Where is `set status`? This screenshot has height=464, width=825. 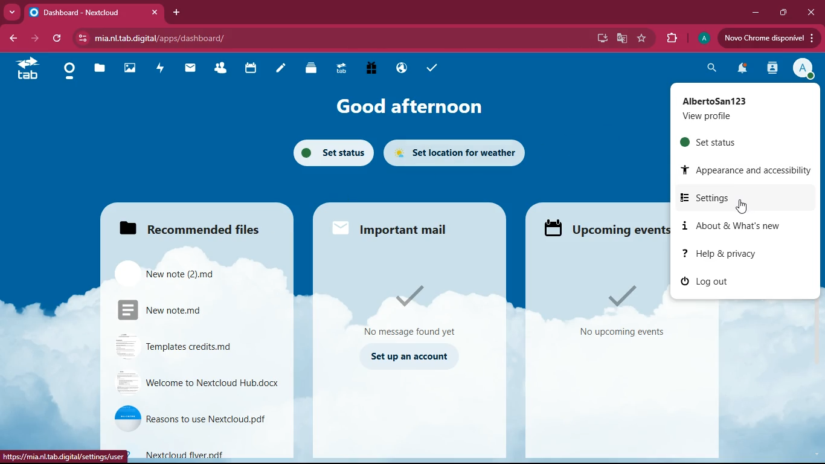
set status is located at coordinates (326, 153).